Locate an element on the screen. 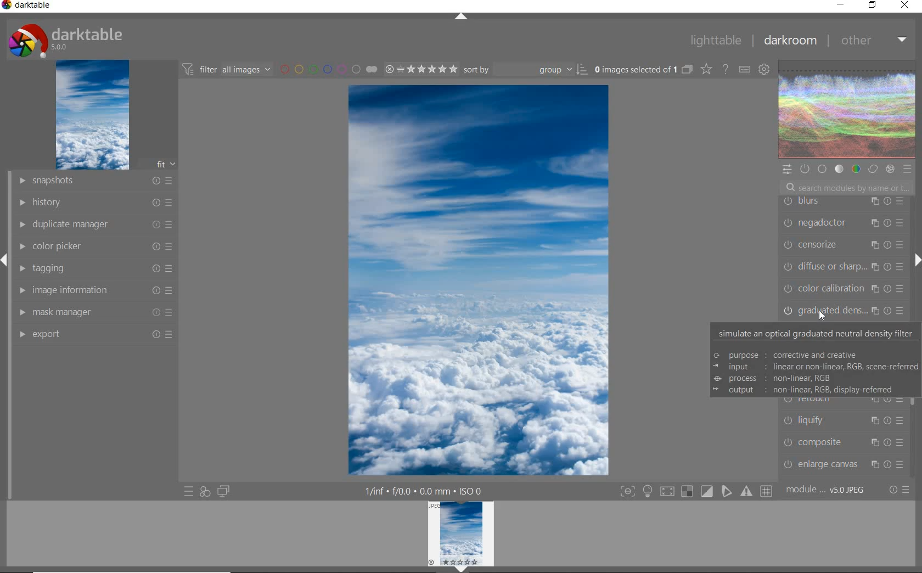  MINIMIZE is located at coordinates (840, 4).